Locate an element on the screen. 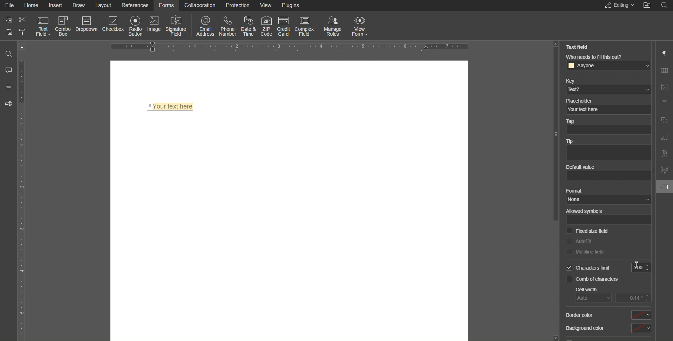 Image resolution: width=673 pixels, height=341 pixels. Home is located at coordinates (31, 5).